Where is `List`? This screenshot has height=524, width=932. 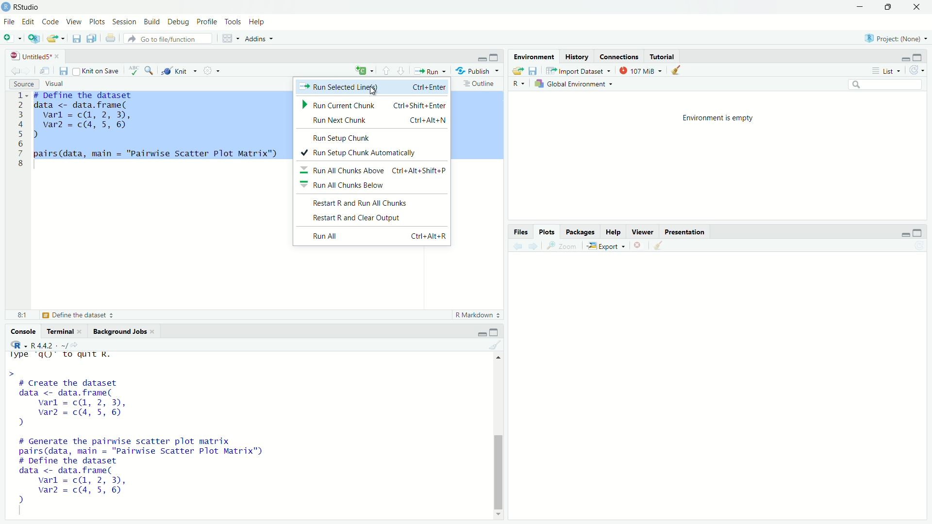 List is located at coordinates (886, 70).